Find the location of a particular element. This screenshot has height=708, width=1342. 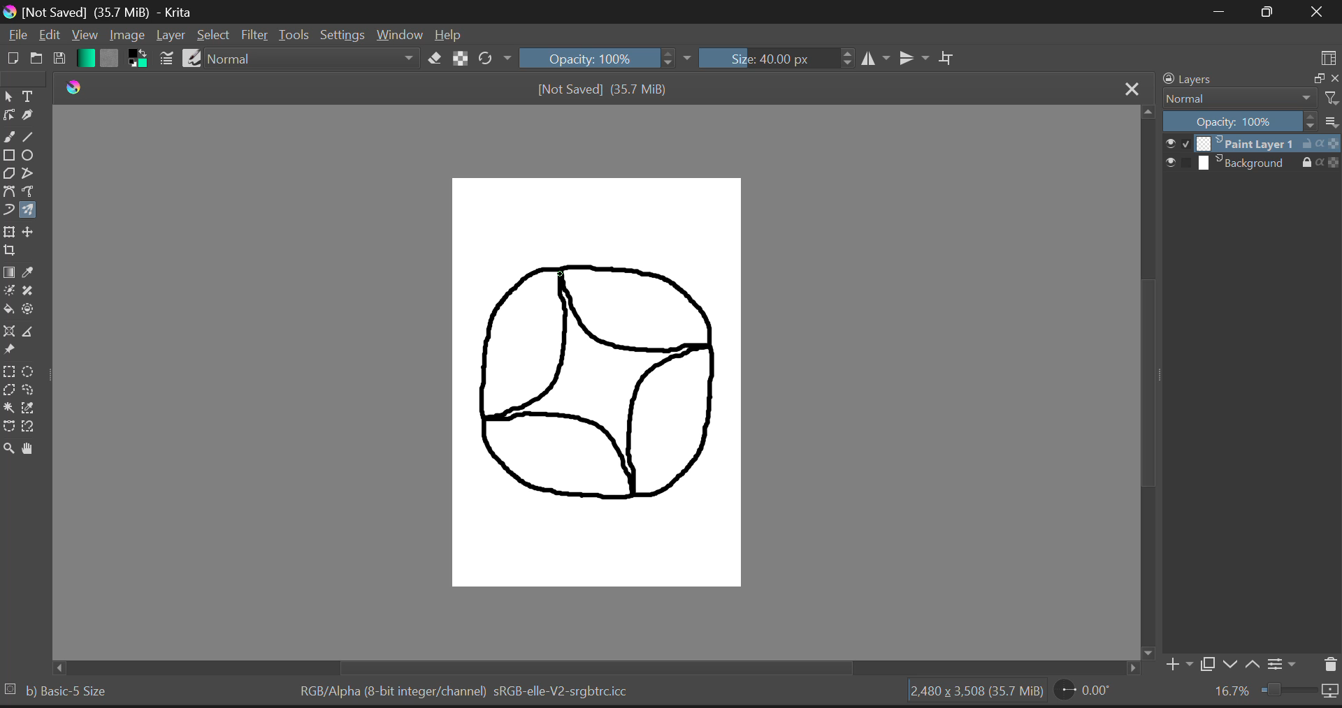

Bezier Curve Selection is located at coordinates (8, 427).